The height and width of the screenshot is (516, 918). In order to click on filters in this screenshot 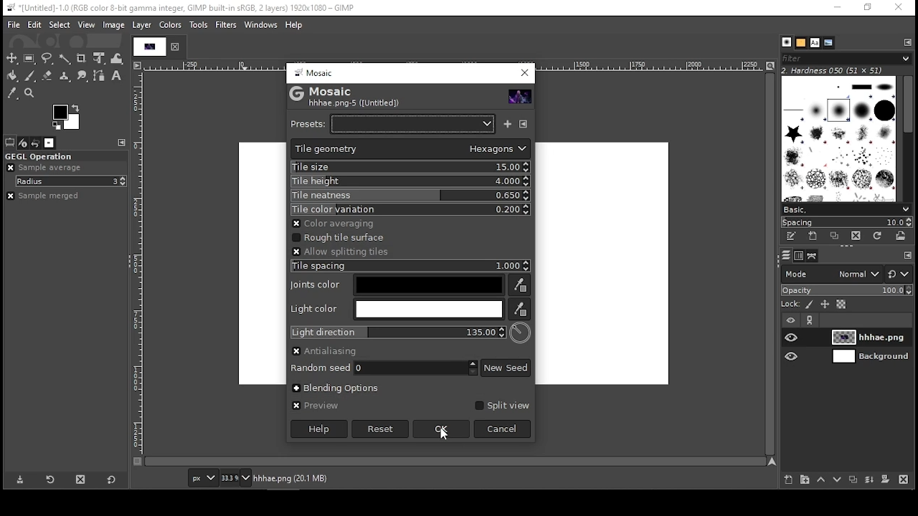, I will do `click(225, 23)`.